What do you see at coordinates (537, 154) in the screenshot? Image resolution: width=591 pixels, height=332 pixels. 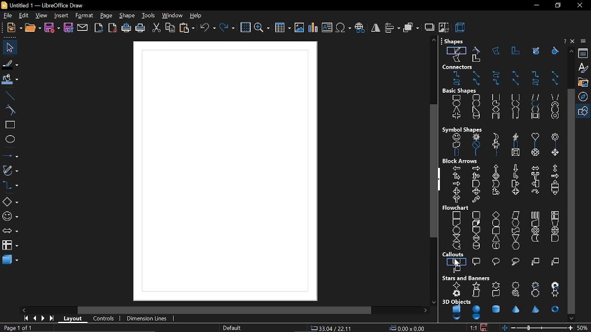 I see `octagon bevel` at bounding box center [537, 154].